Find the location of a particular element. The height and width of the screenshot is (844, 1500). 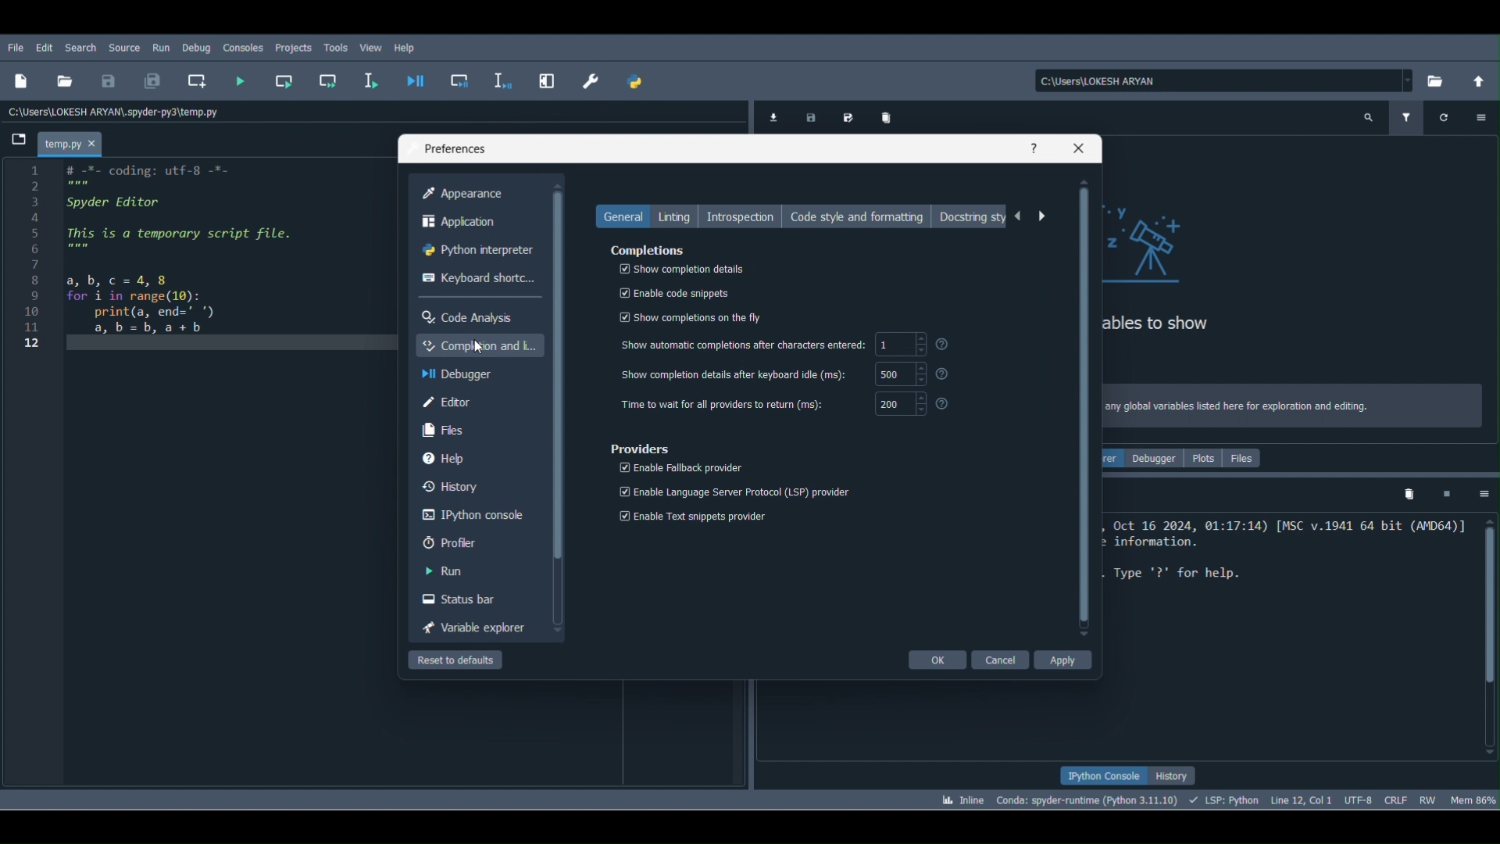

Save file ( Ctrl + S) is located at coordinates (109, 83).